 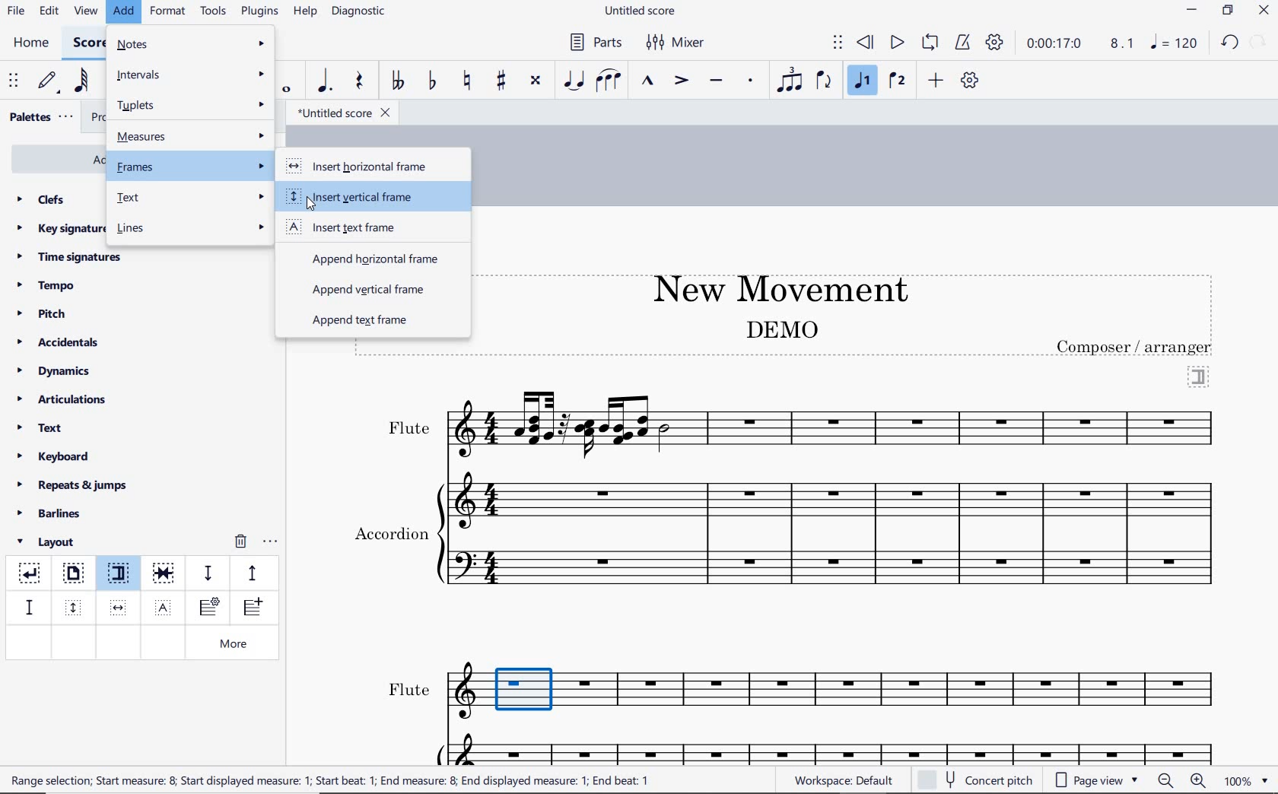 What do you see at coordinates (270, 539) in the screenshot?
I see `options` at bounding box center [270, 539].